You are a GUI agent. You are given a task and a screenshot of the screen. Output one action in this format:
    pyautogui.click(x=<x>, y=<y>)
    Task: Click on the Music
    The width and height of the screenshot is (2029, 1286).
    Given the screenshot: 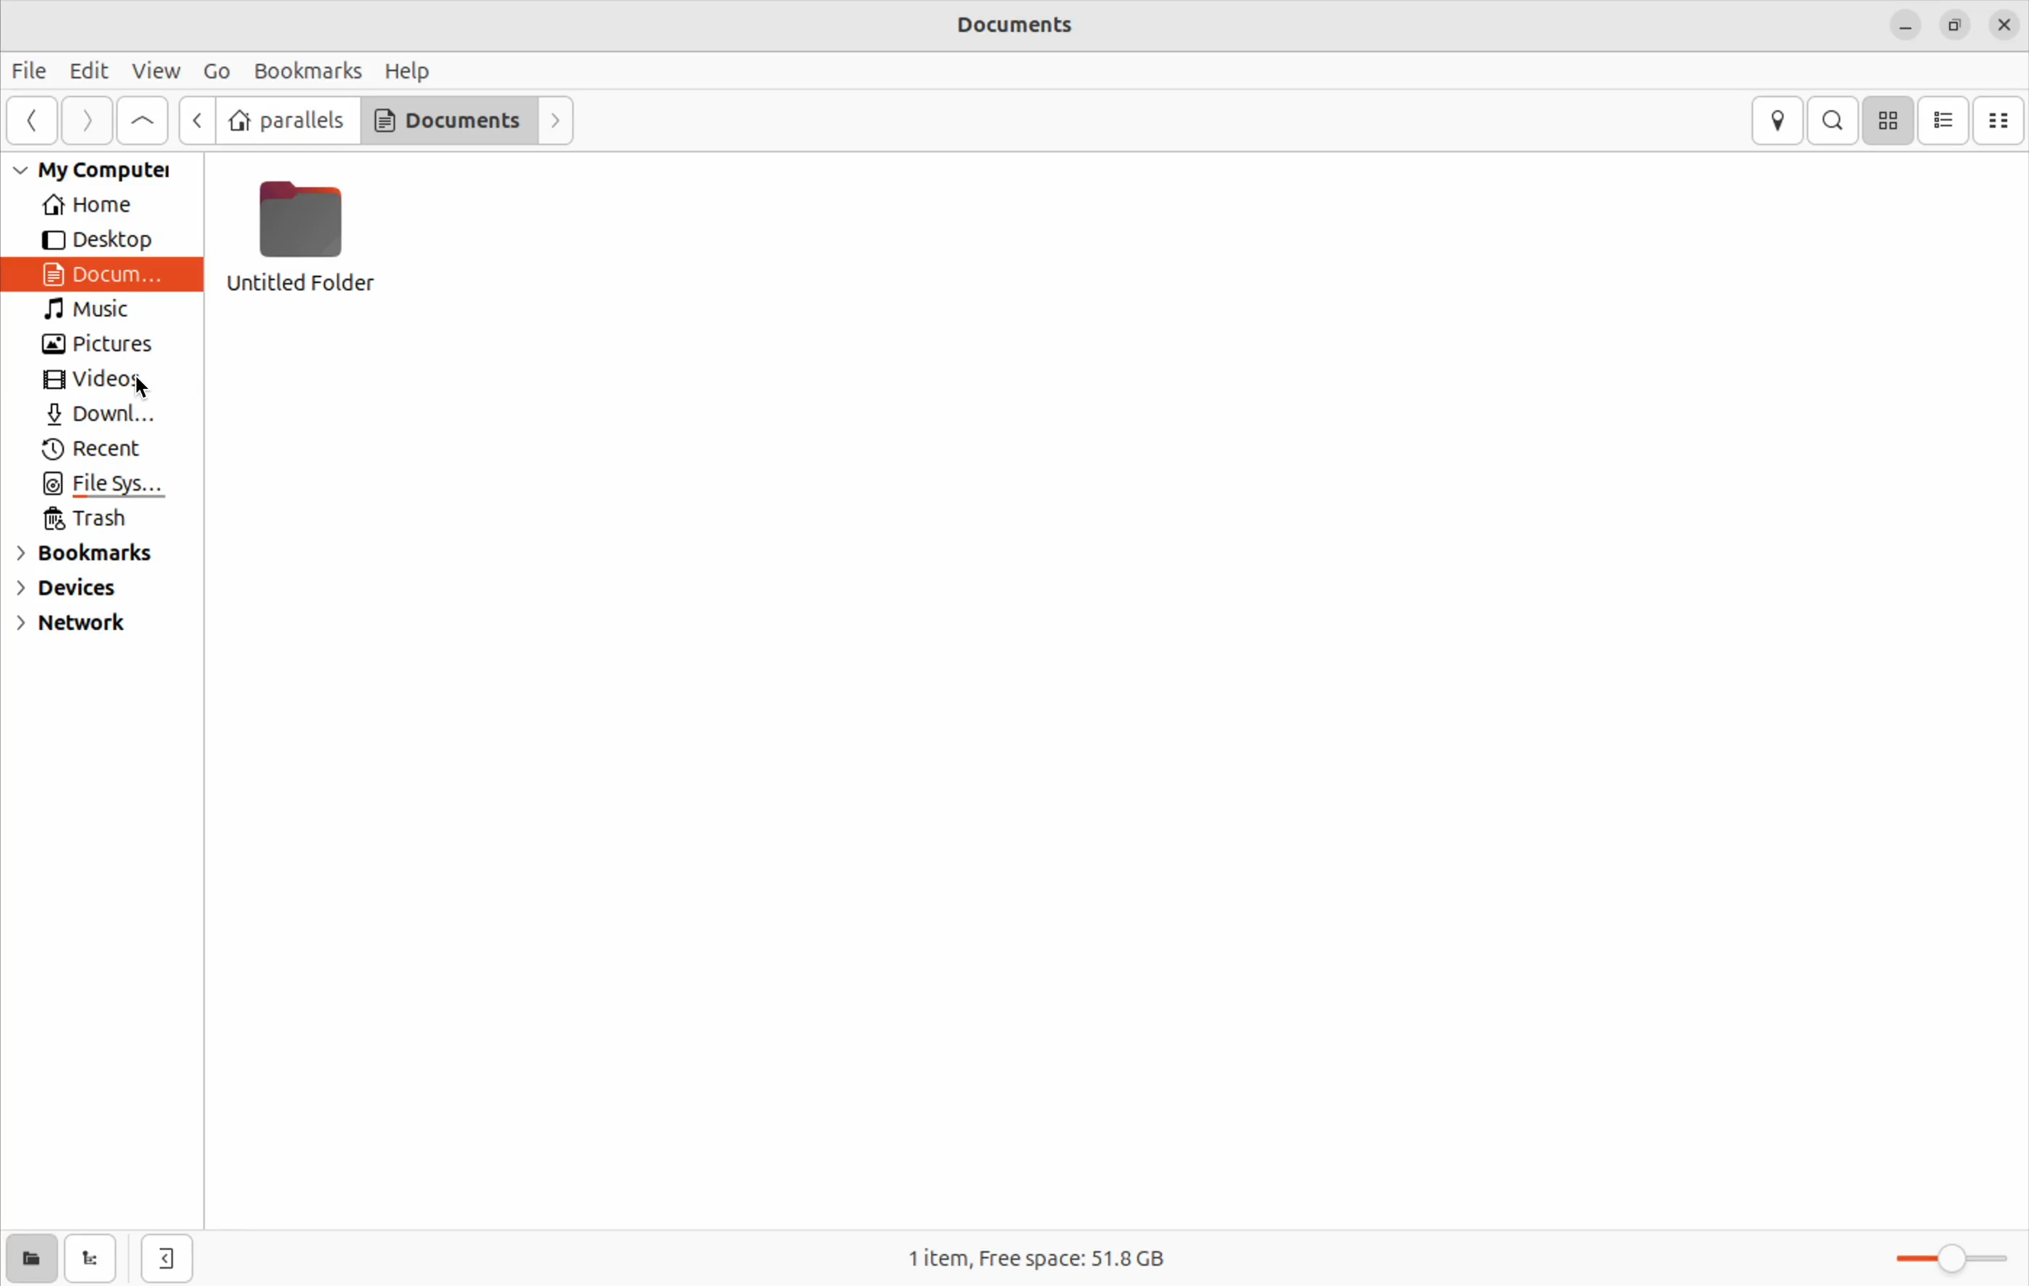 What is the action you would take?
    pyautogui.click(x=94, y=311)
    